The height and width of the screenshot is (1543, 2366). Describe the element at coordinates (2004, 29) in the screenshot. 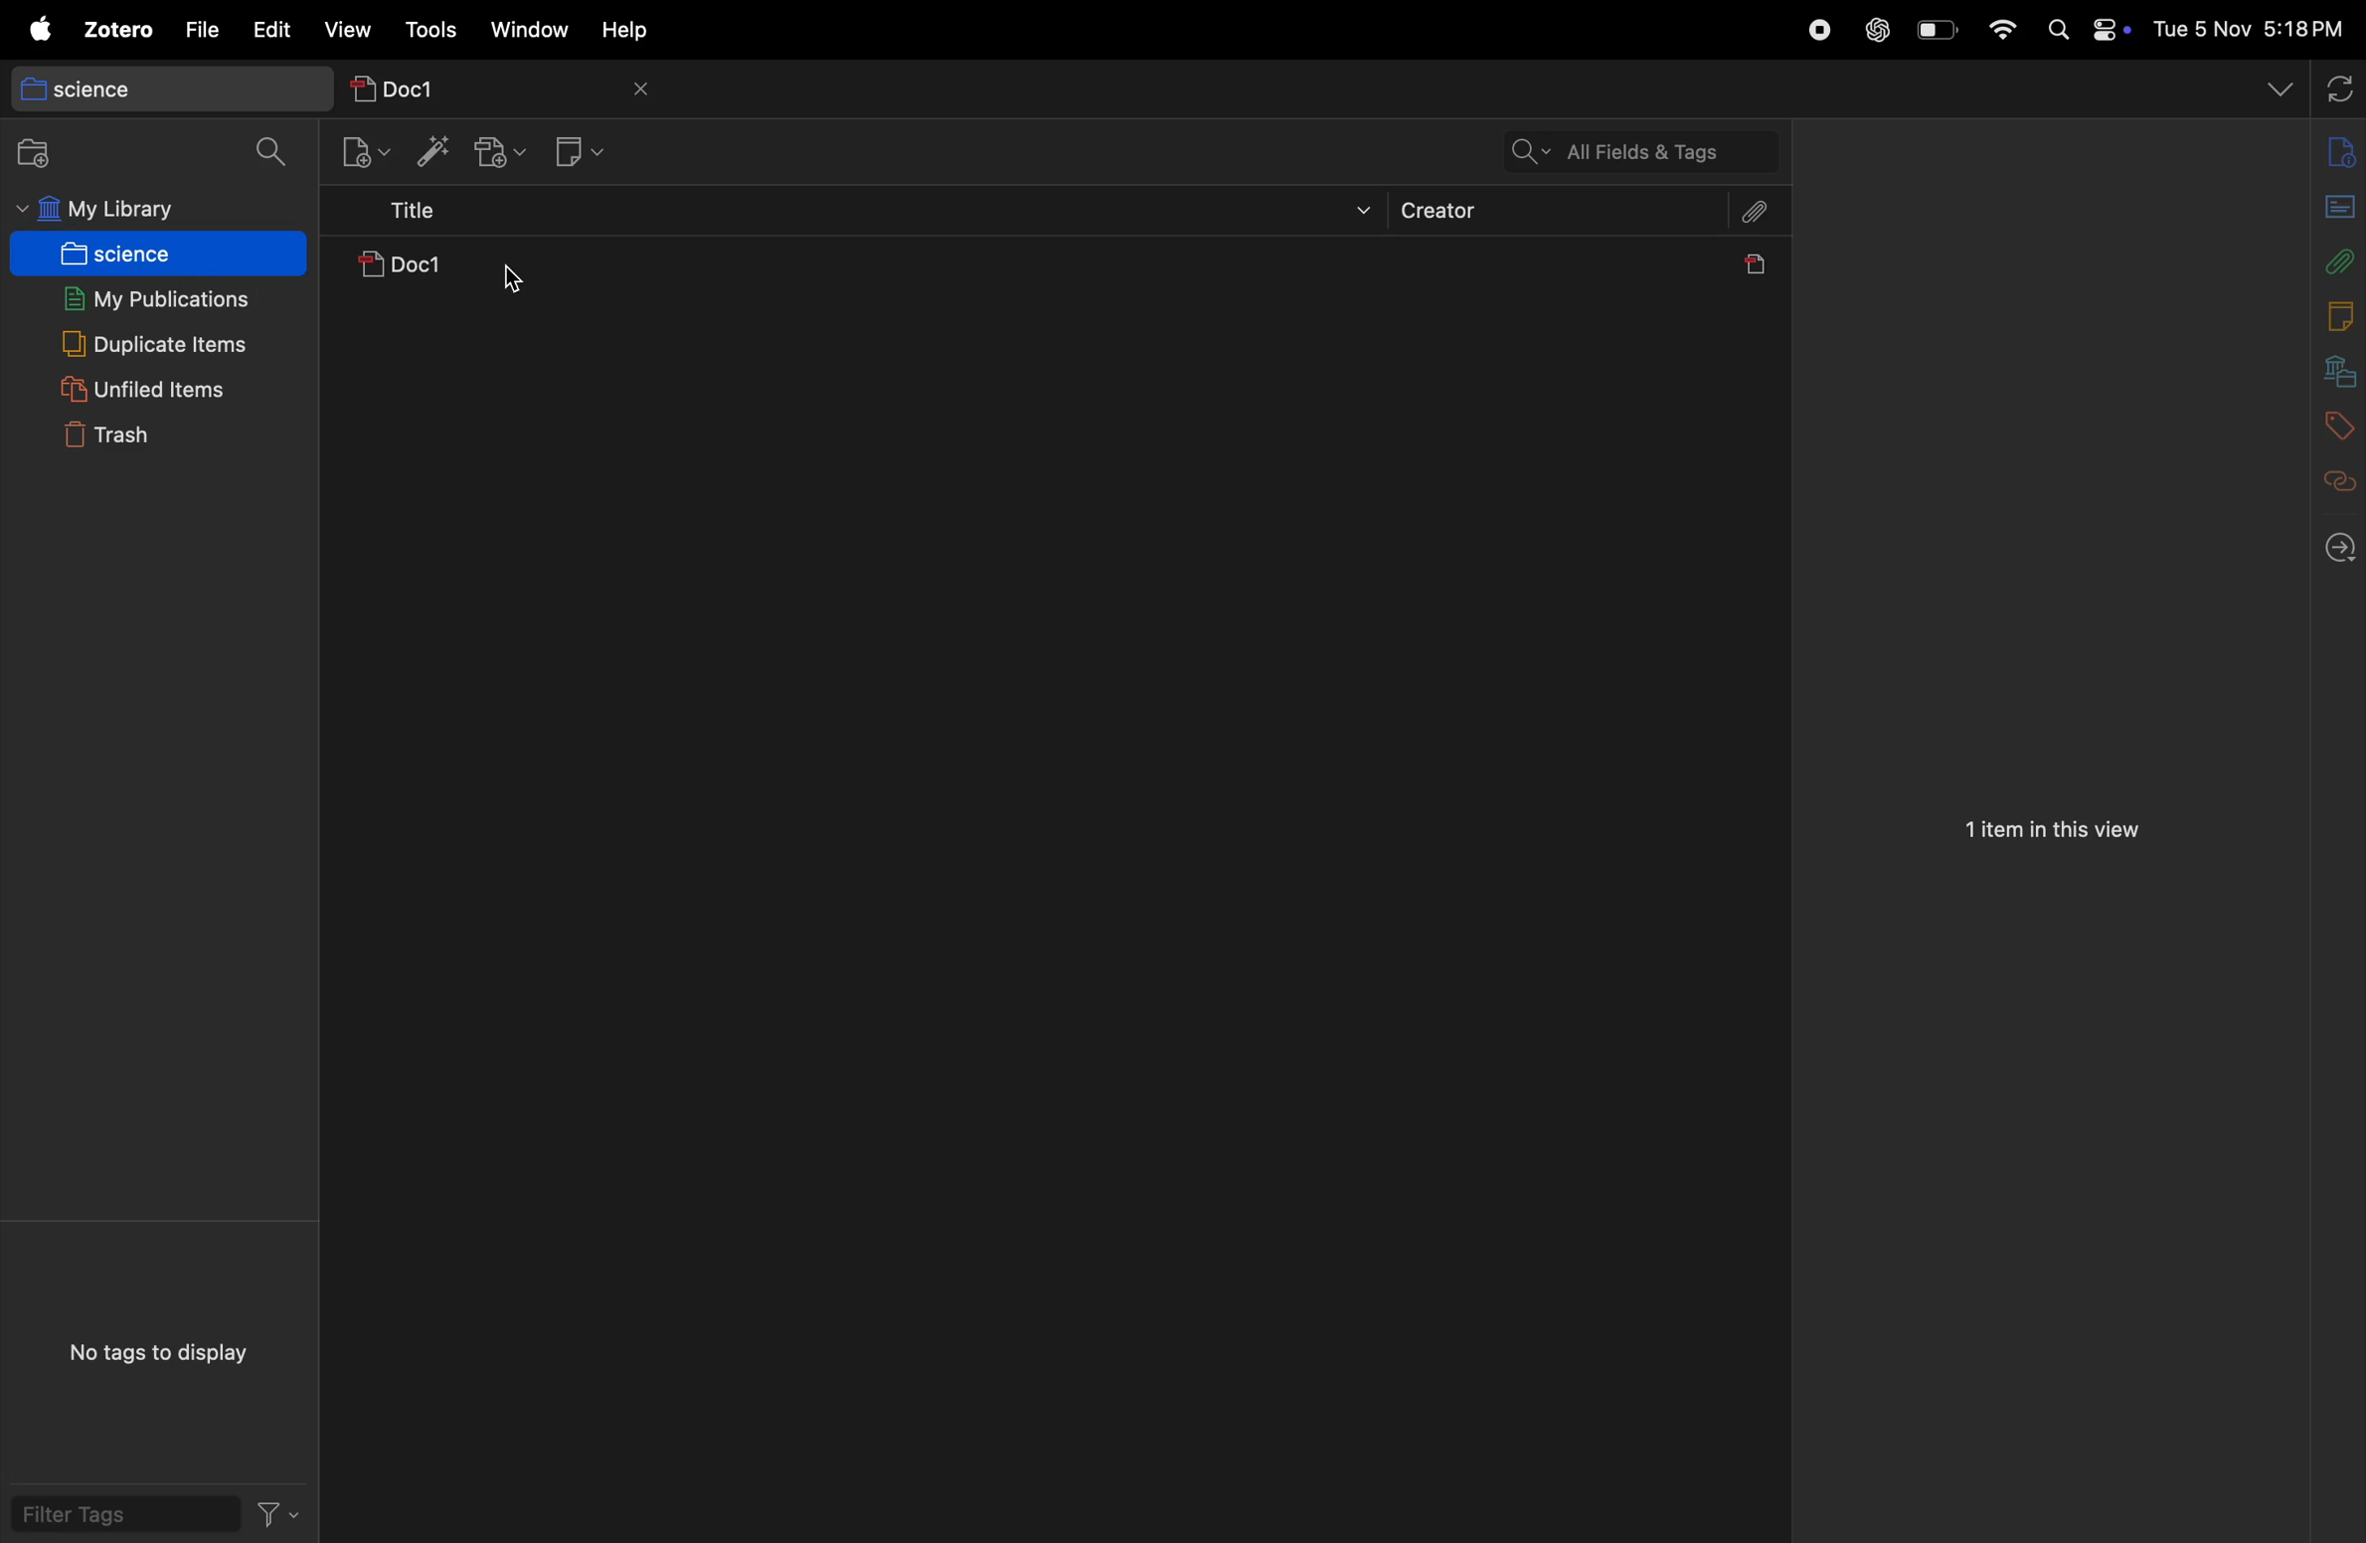

I see `wifi` at that location.